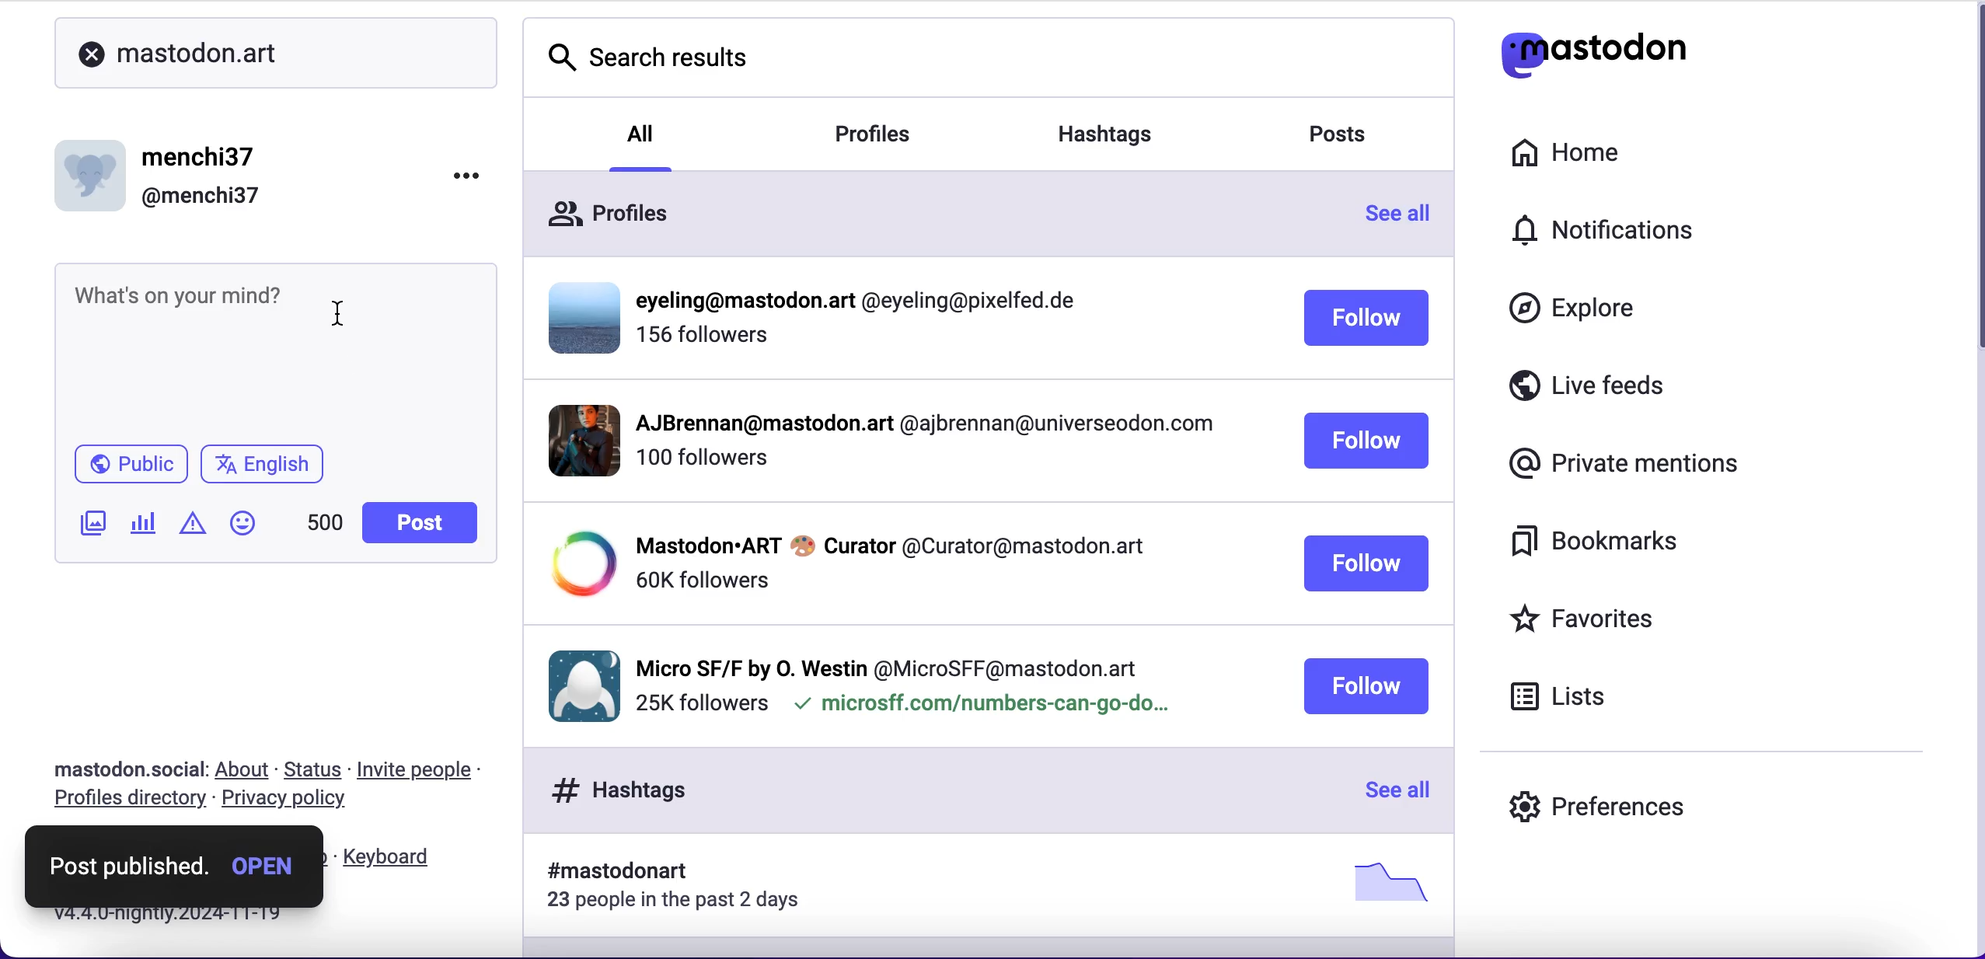 The image size is (1985, 959). What do you see at coordinates (201, 158) in the screenshot?
I see `menchi37` at bounding box center [201, 158].